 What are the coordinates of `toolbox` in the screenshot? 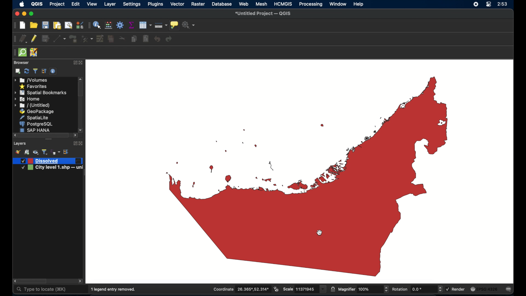 It's located at (120, 25).